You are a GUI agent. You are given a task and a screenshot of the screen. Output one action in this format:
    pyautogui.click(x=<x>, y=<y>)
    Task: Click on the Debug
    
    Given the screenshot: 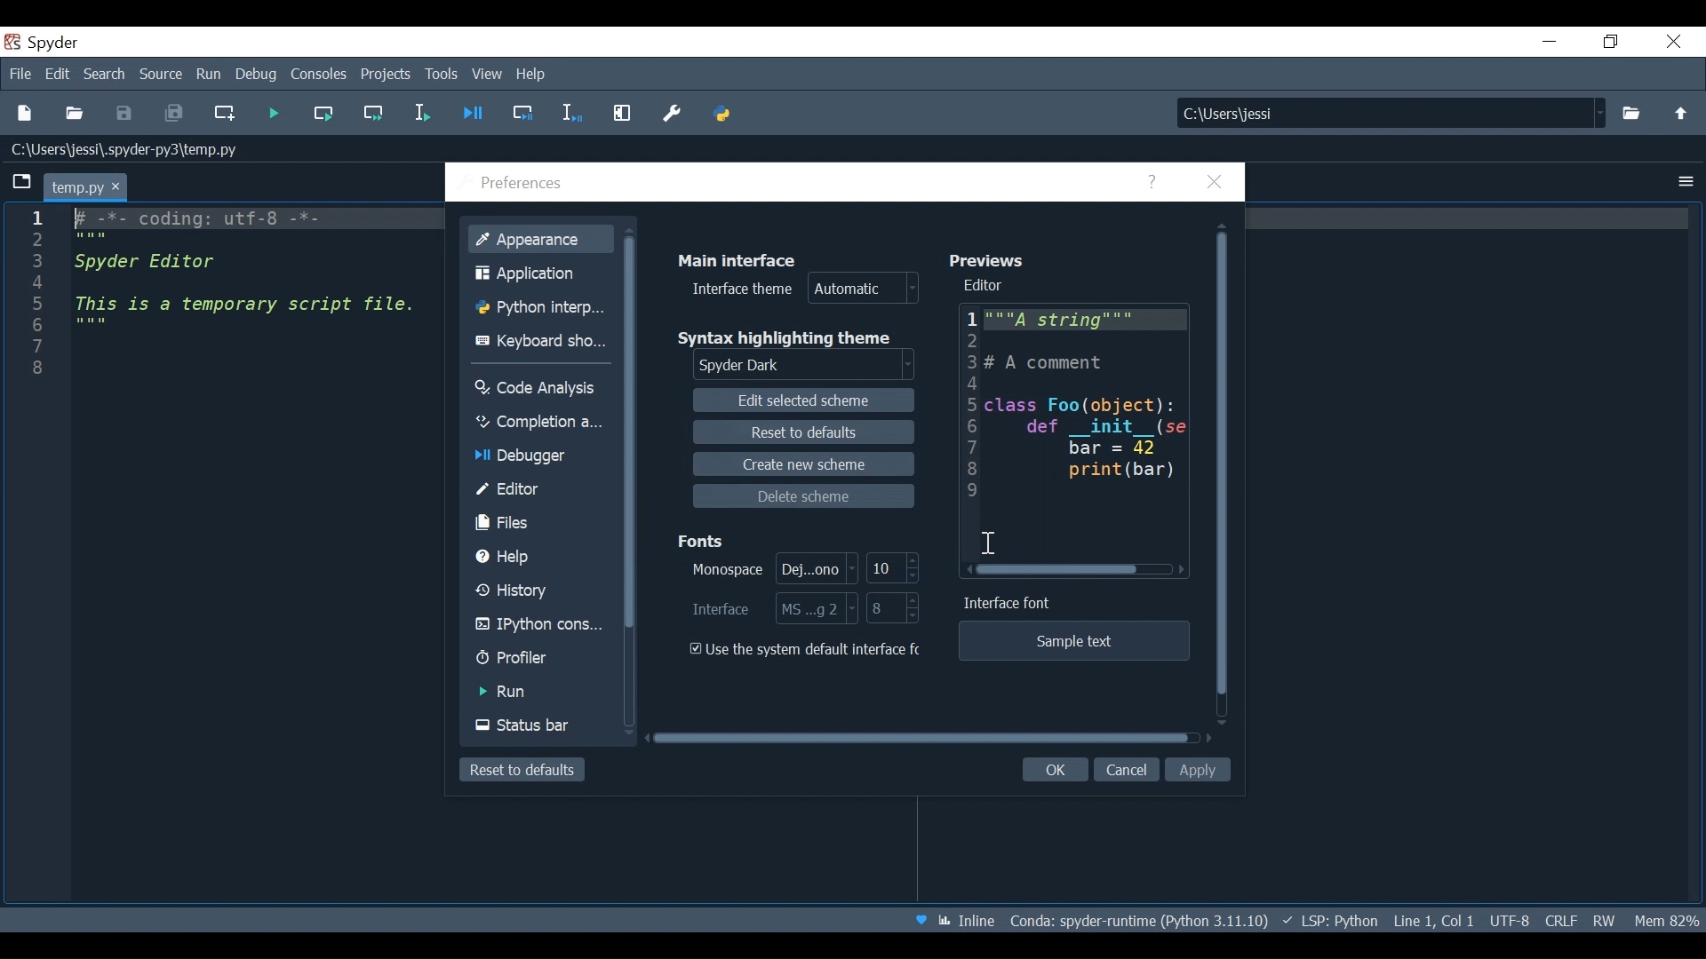 What is the action you would take?
    pyautogui.click(x=258, y=75)
    